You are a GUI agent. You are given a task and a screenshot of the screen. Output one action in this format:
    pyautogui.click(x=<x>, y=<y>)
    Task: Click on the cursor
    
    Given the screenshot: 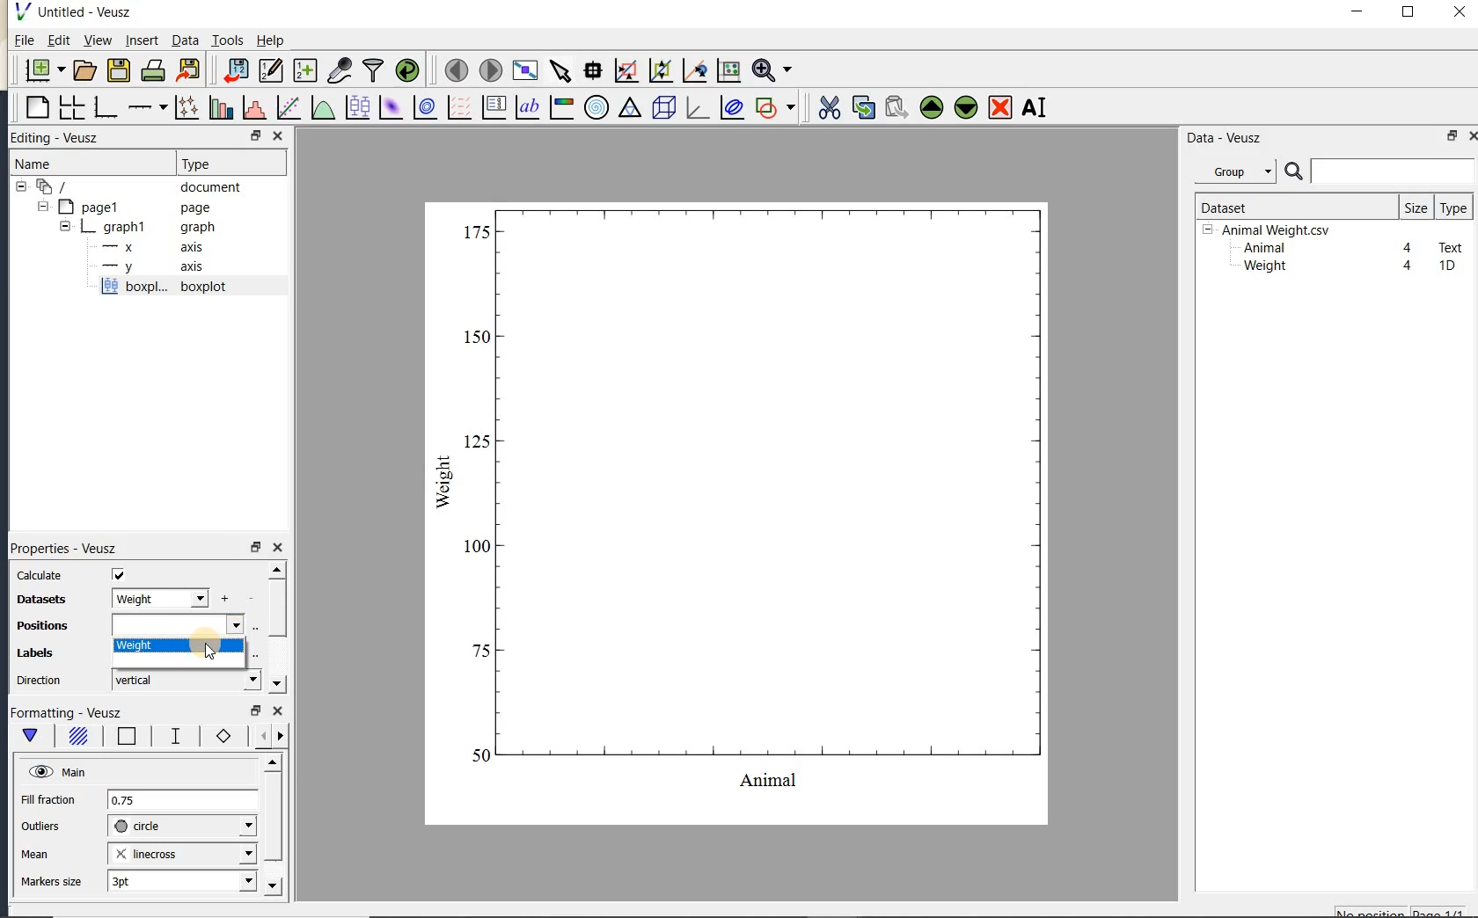 What is the action you would take?
    pyautogui.click(x=213, y=653)
    